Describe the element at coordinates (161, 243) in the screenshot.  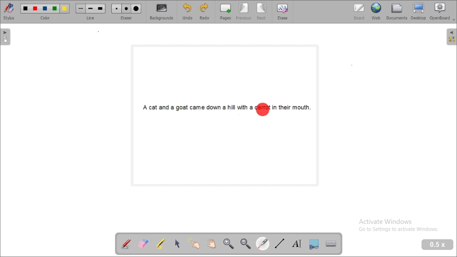
I see `highlight` at that location.